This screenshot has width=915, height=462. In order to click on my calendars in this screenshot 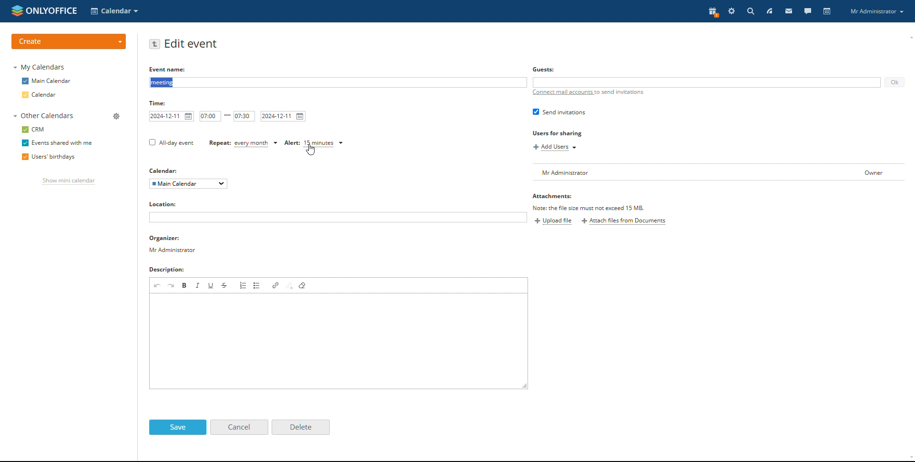, I will do `click(40, 68)`.